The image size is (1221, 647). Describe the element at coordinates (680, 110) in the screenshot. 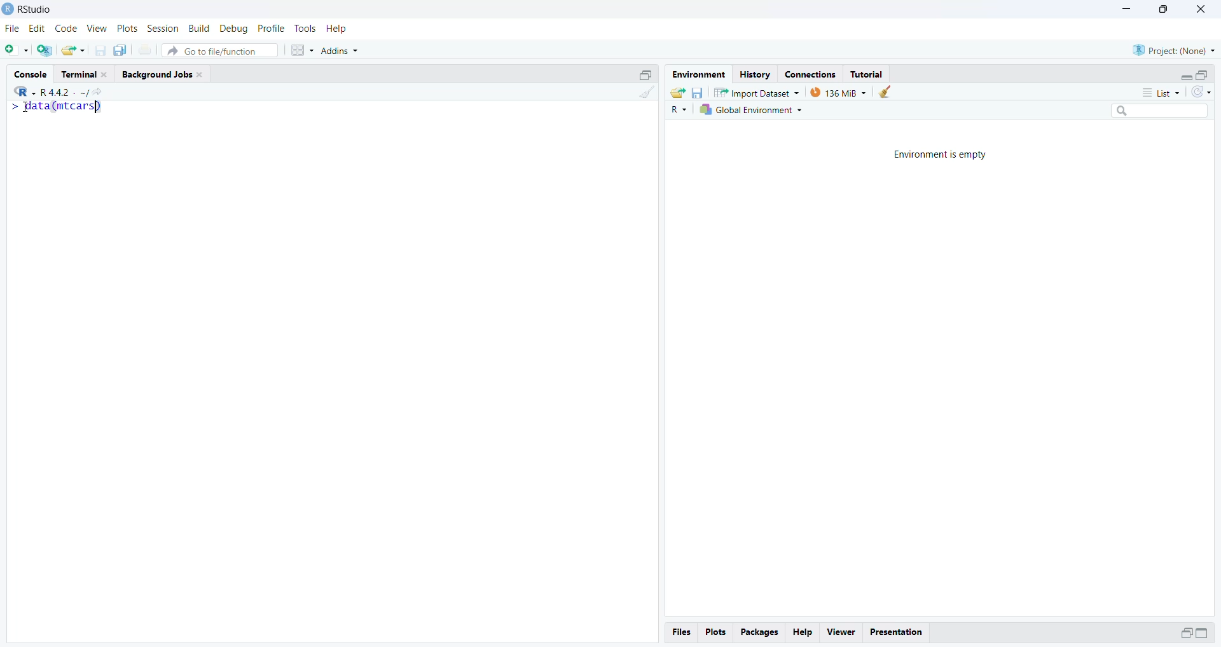

I see `R` at that location.